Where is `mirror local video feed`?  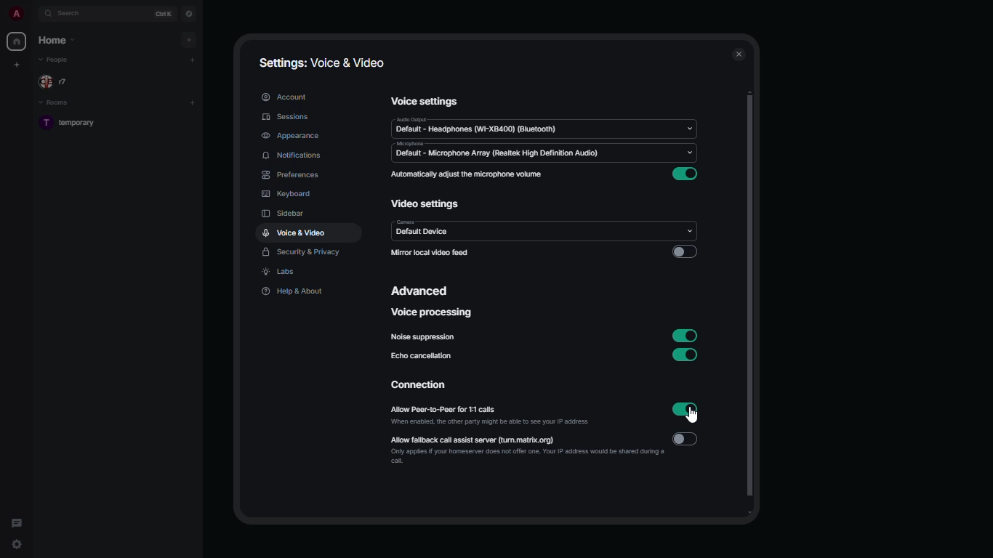 mirror local video feed is located at coordinates (433, 252).